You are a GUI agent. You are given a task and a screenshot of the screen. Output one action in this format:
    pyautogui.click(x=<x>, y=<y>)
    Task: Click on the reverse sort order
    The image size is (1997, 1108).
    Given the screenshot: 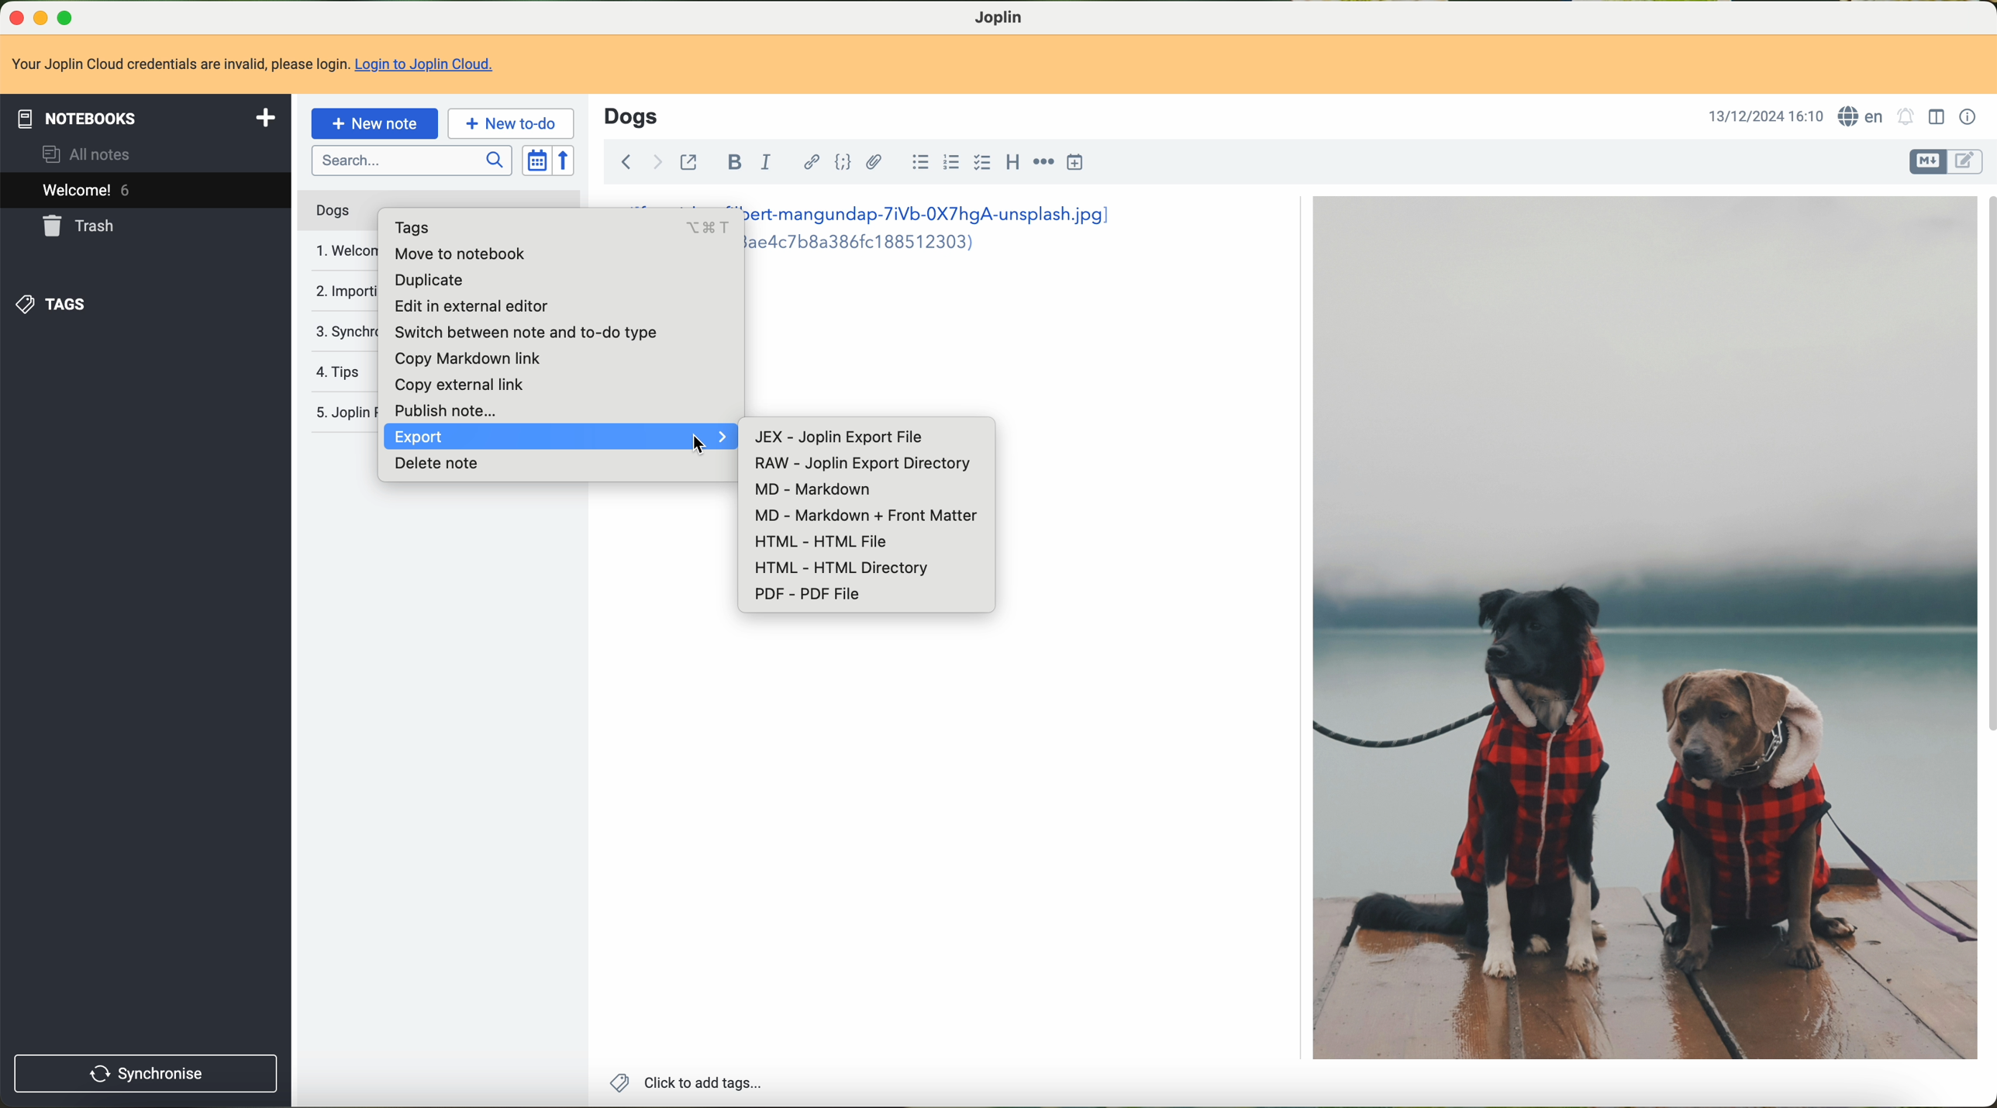 What is the action you would take?
    pyautogui.click(x=567, y=161)
    